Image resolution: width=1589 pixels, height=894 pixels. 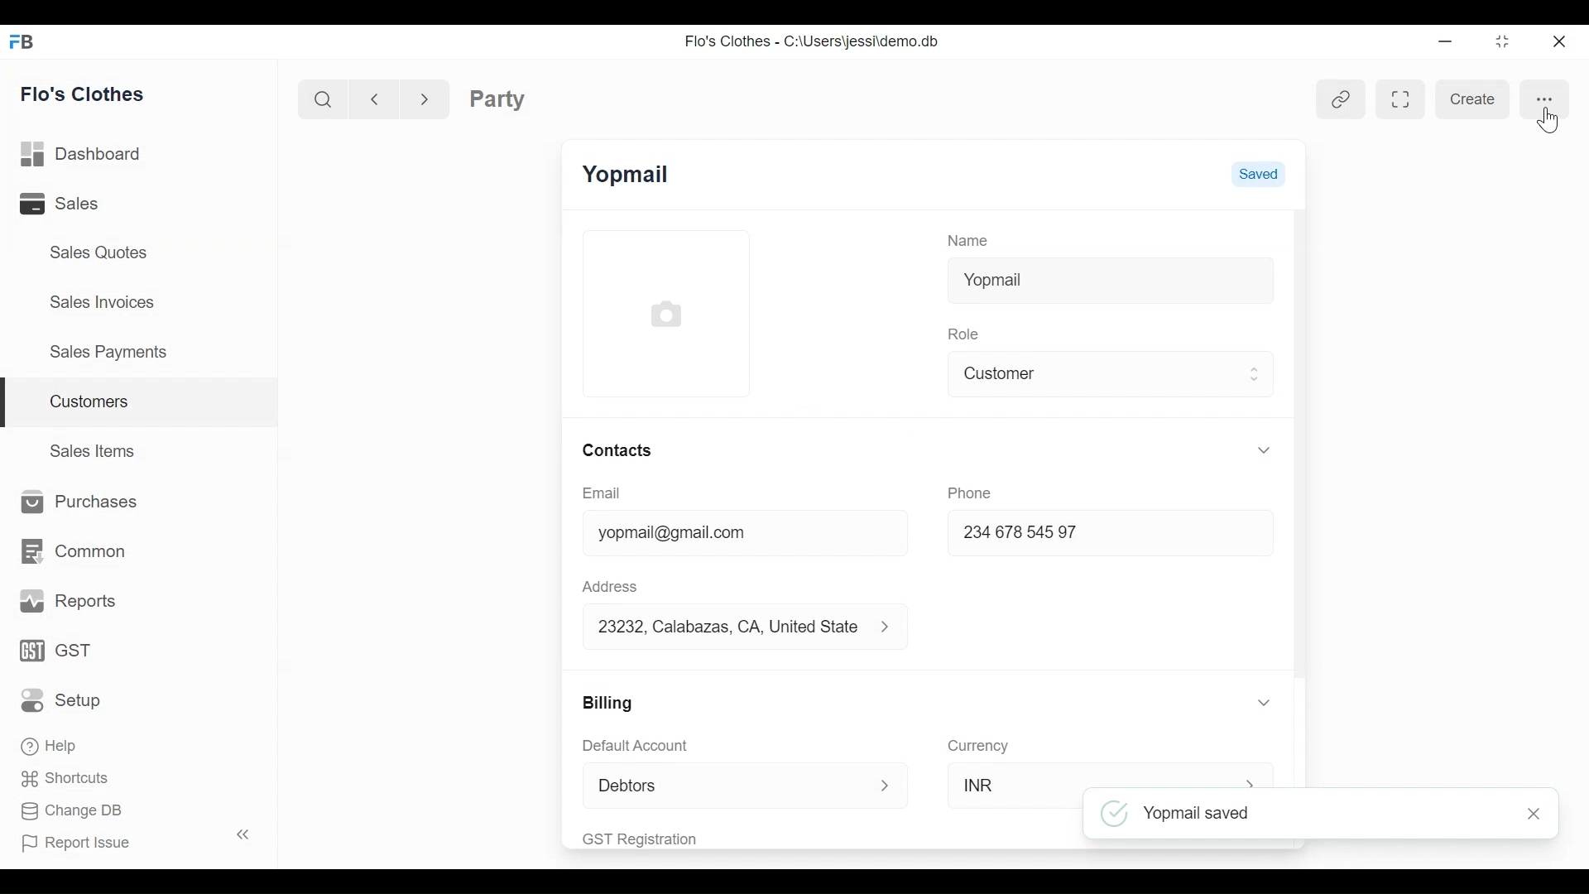 I want to click on Yopmail, so click(x=628, y=173).